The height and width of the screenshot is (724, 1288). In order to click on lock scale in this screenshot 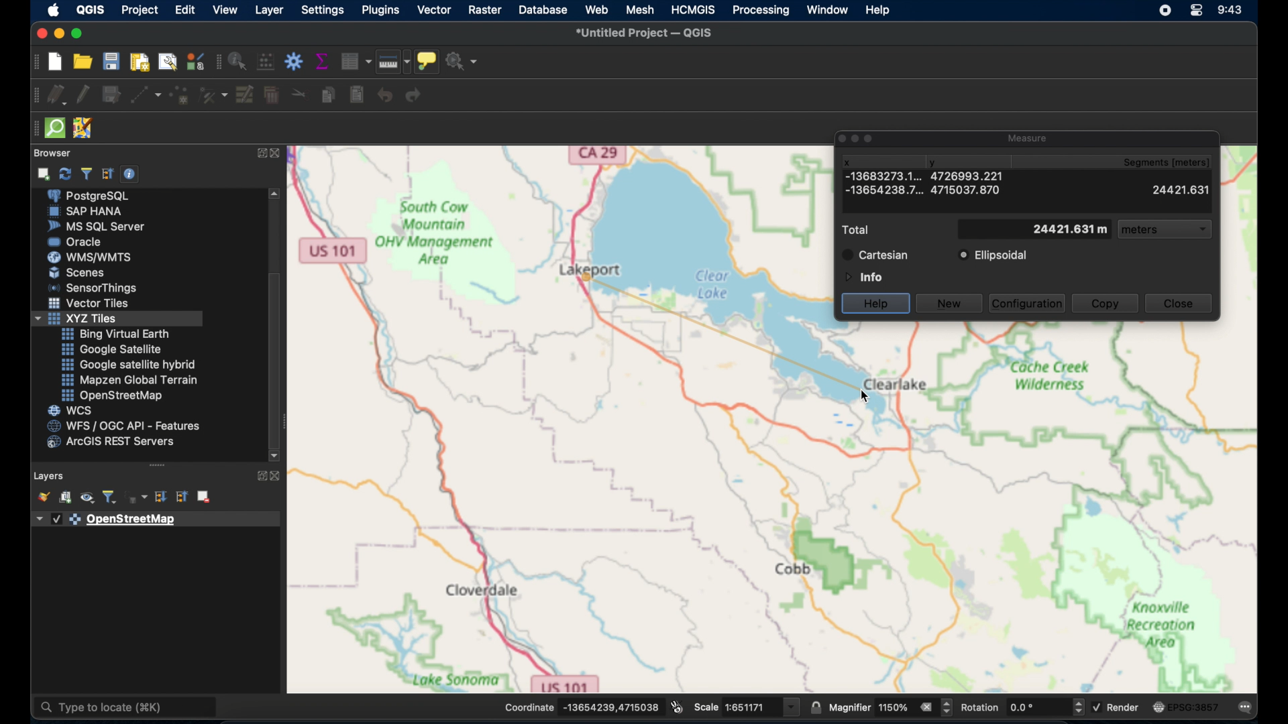, I will do `click(814, 708)`.